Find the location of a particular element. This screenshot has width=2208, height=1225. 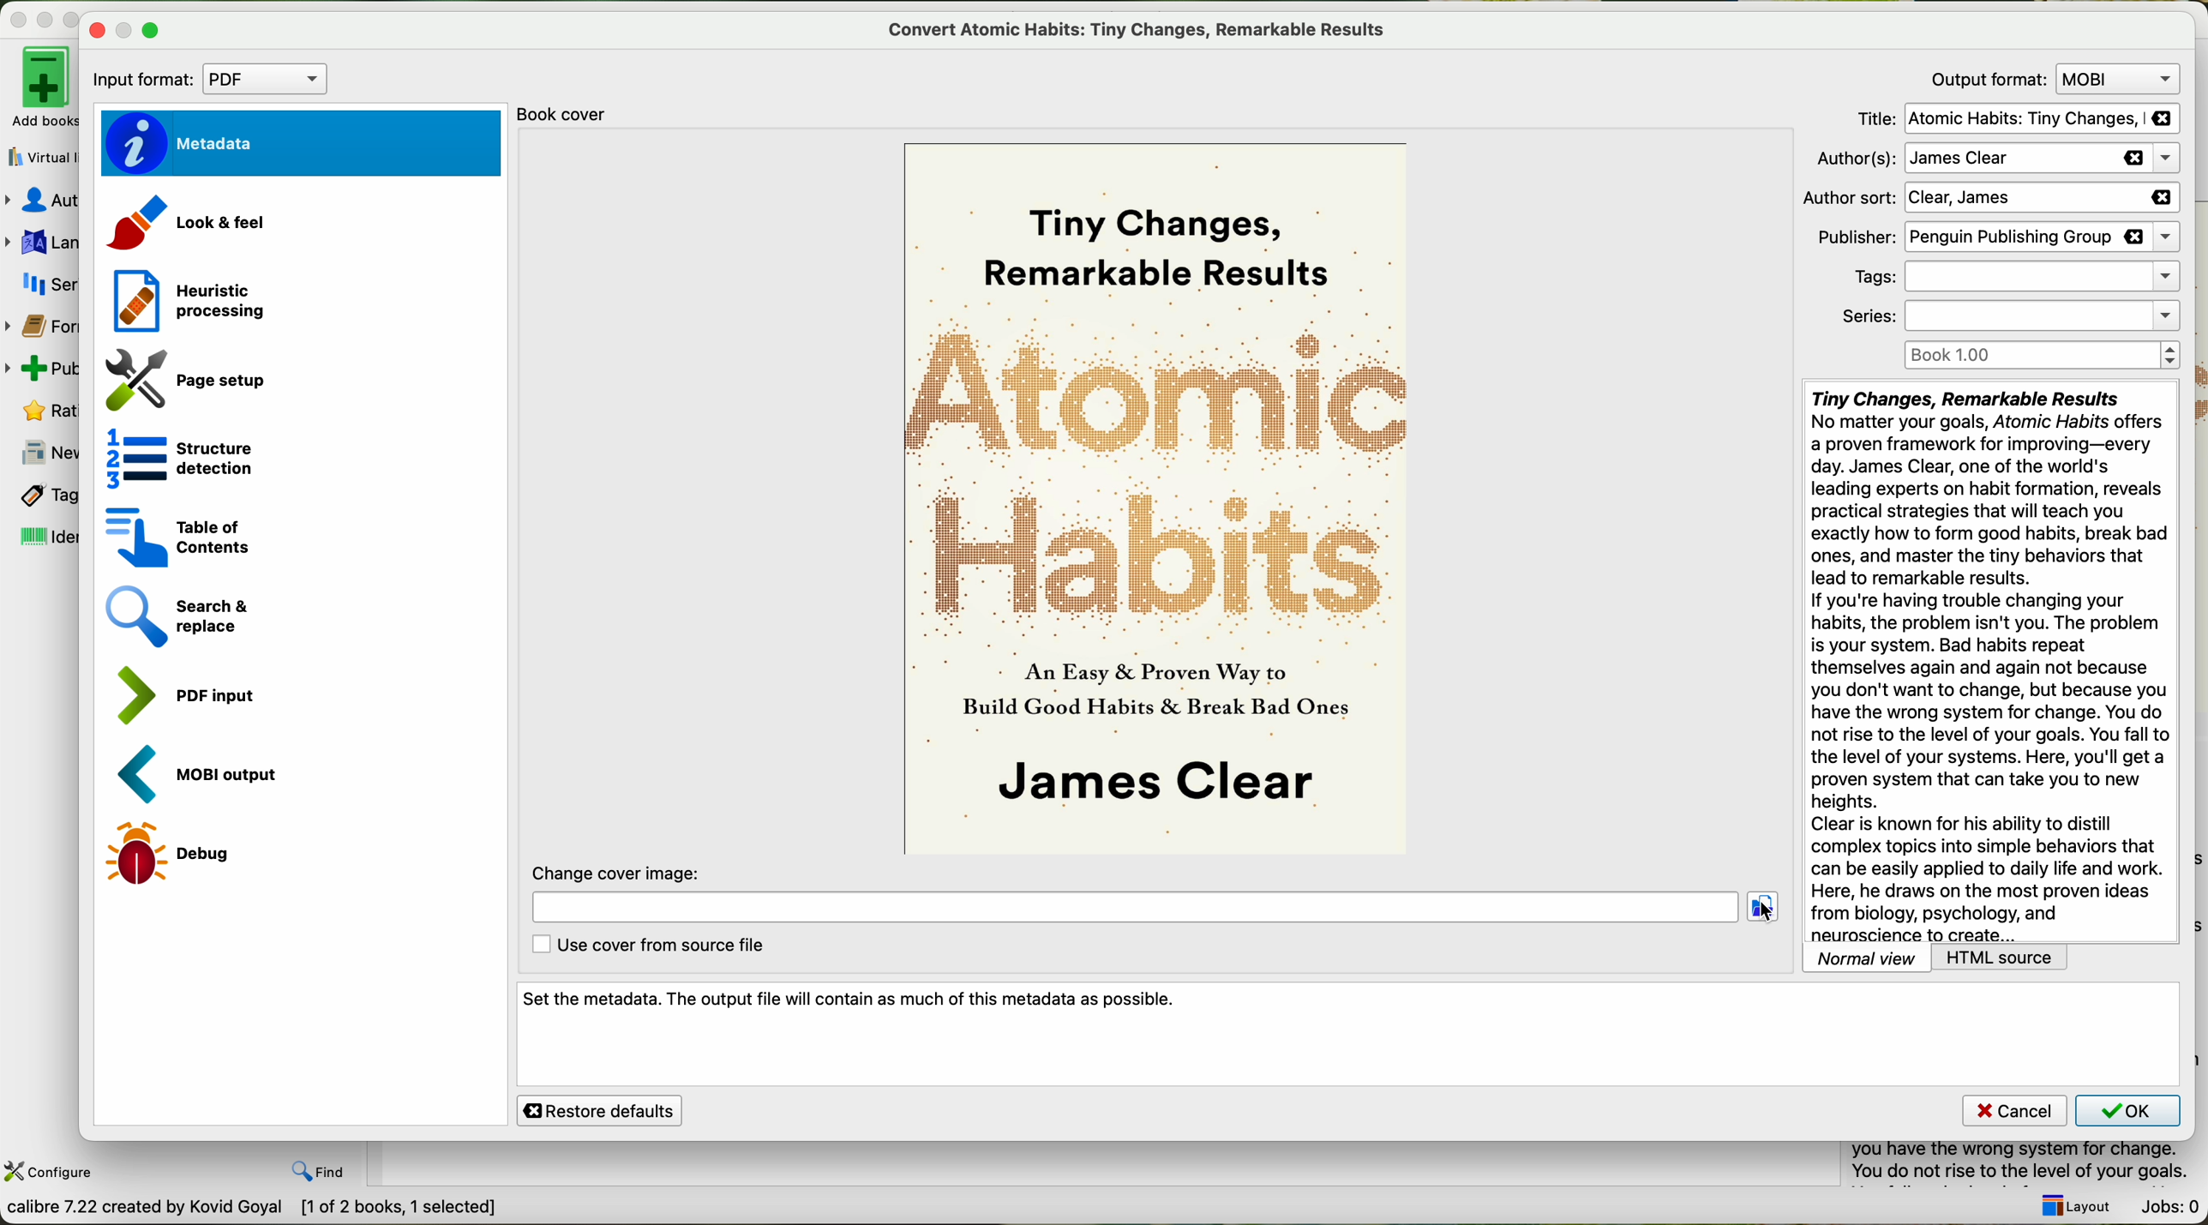

MOBI output is located at coordinates (208, 775).